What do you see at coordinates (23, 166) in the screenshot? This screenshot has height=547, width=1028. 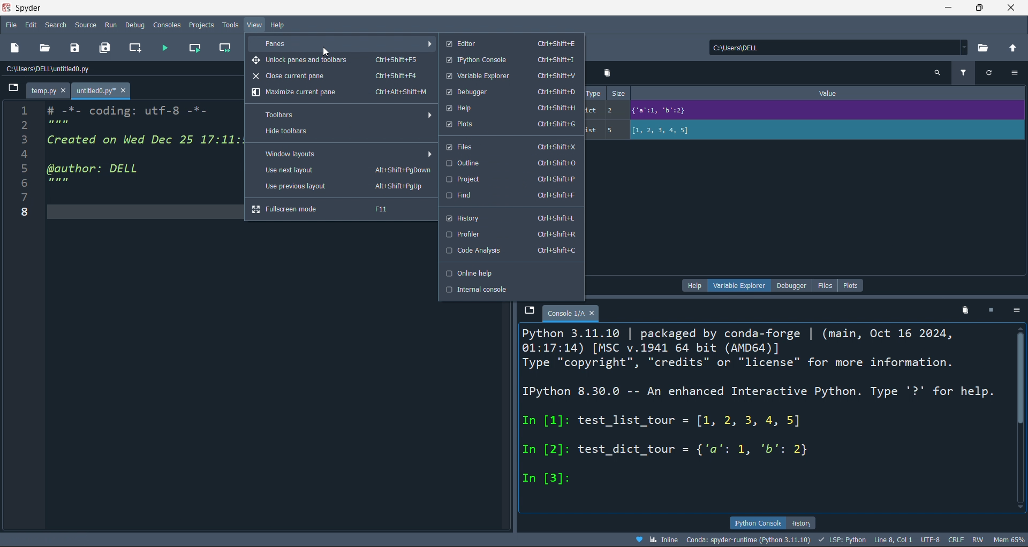 I see `Line numbers` at bounding box center [23, 166].